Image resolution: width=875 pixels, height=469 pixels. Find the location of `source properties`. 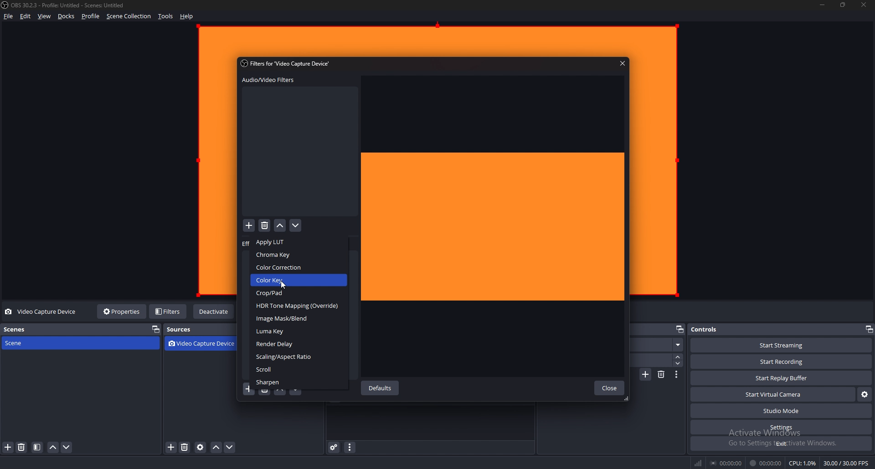

source properties is located at coordinates (201, 448).